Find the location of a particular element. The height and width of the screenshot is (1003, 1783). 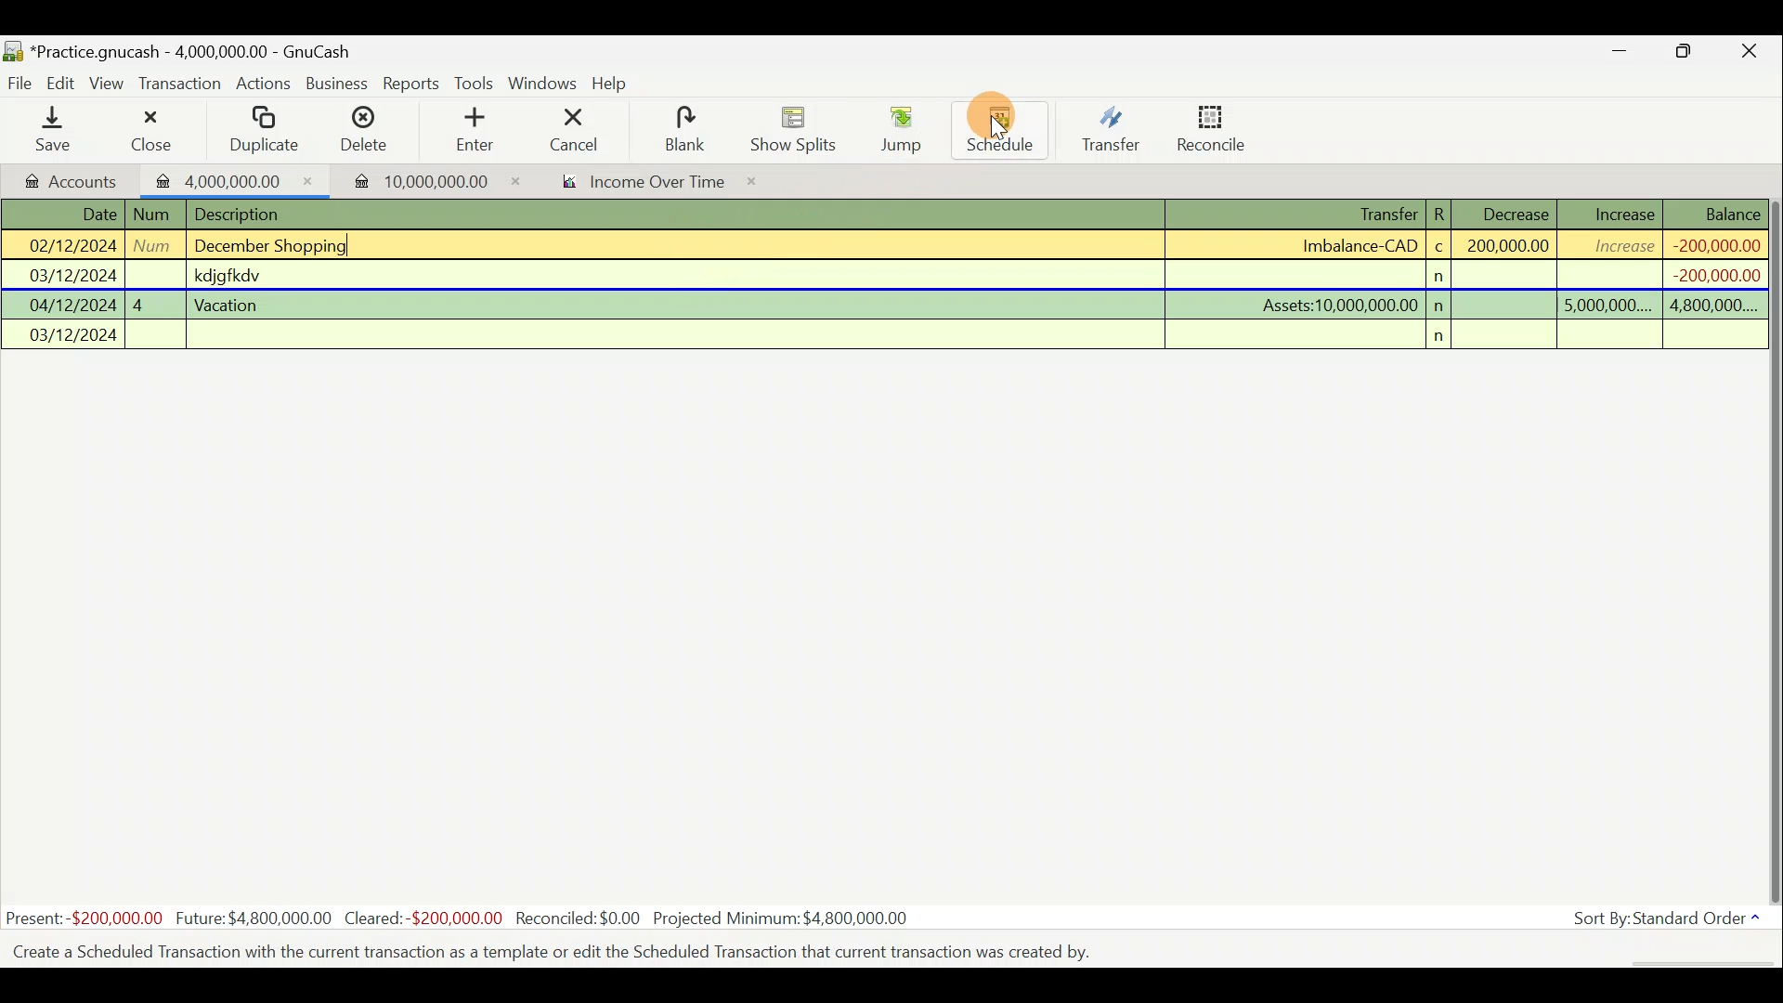

Statistics is located at coordinates (461, 918).